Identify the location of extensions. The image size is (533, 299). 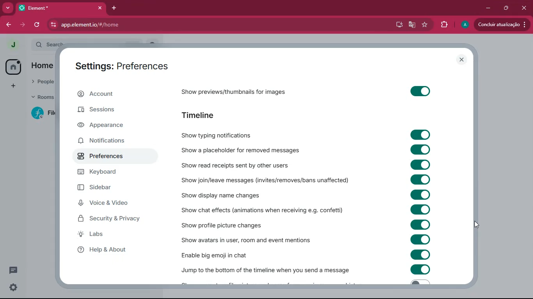
(444, 24).